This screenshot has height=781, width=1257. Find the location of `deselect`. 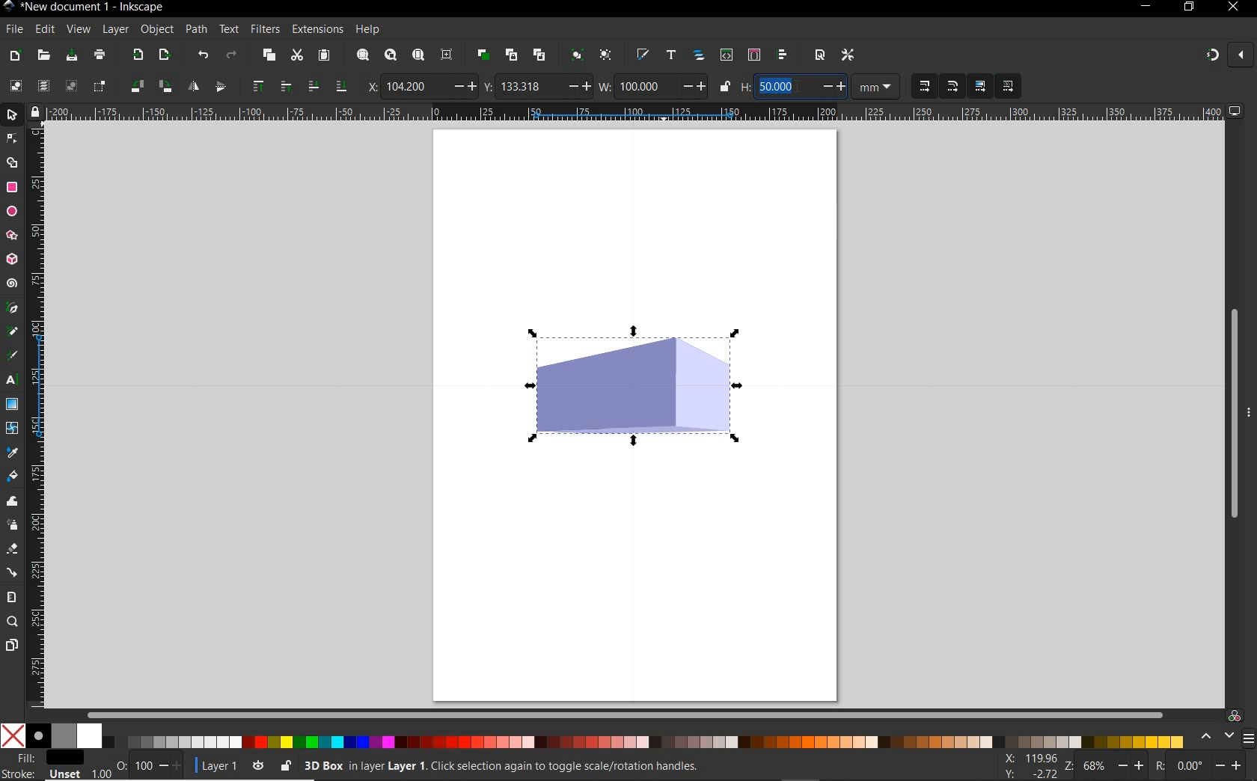

deselect is located at coordinates (70, 87).